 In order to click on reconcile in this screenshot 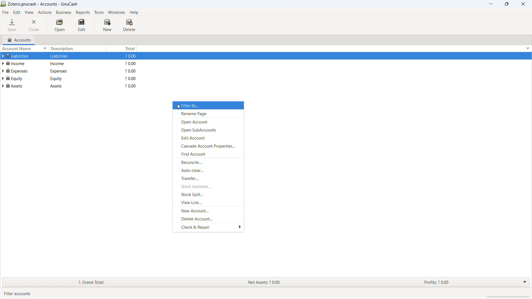, I will do `click(208, 162)`.